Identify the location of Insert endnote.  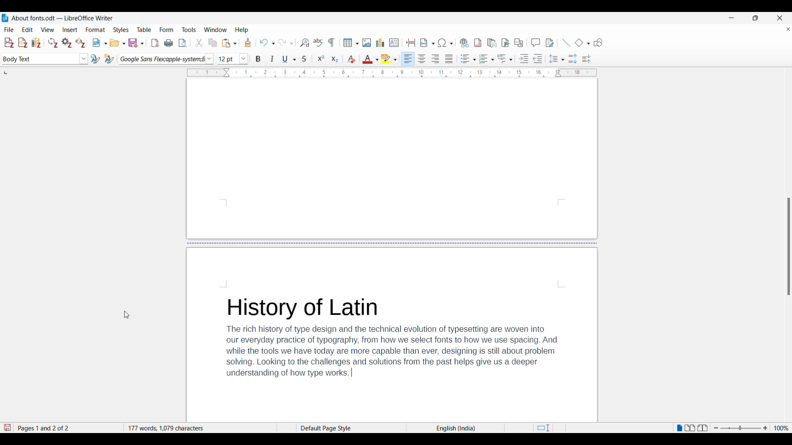
(492, 43).